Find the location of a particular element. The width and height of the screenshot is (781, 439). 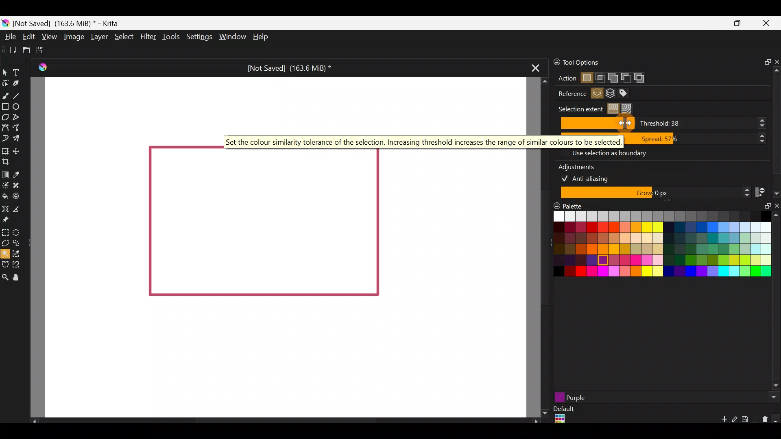

Select regions from active layer is located at coordinates (597, 94).